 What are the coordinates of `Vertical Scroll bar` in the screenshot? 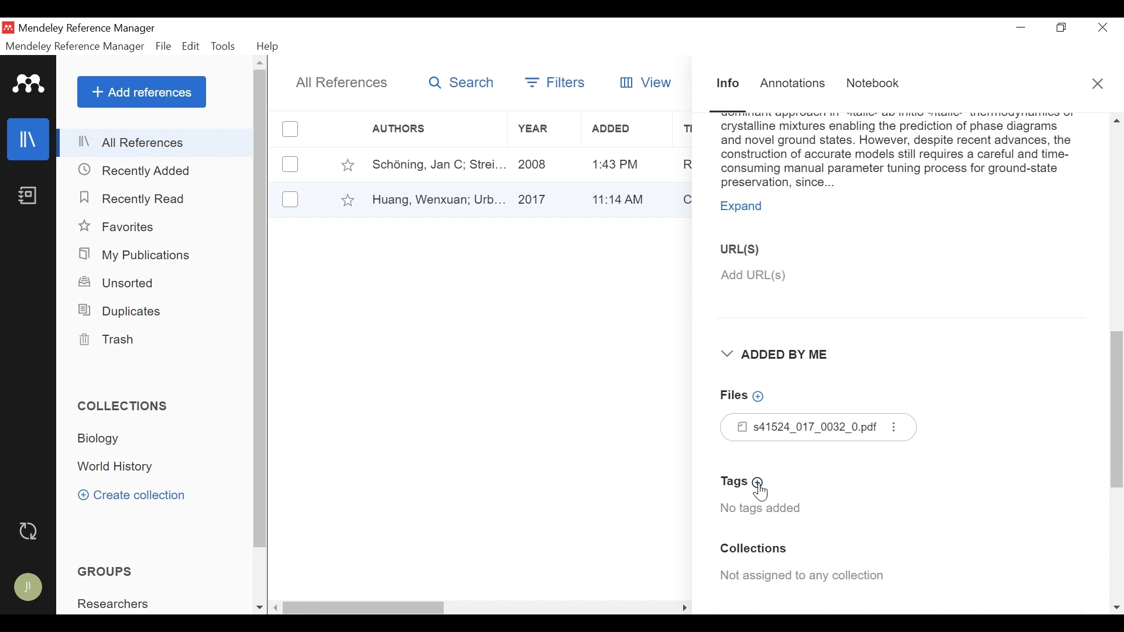 It's located at (366, 609).